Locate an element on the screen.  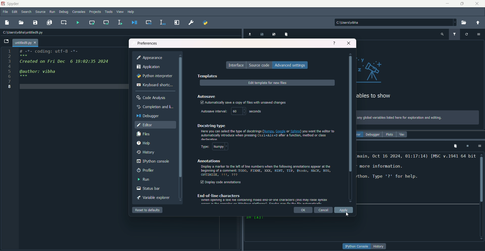
application is located at coordinates (149, 67).